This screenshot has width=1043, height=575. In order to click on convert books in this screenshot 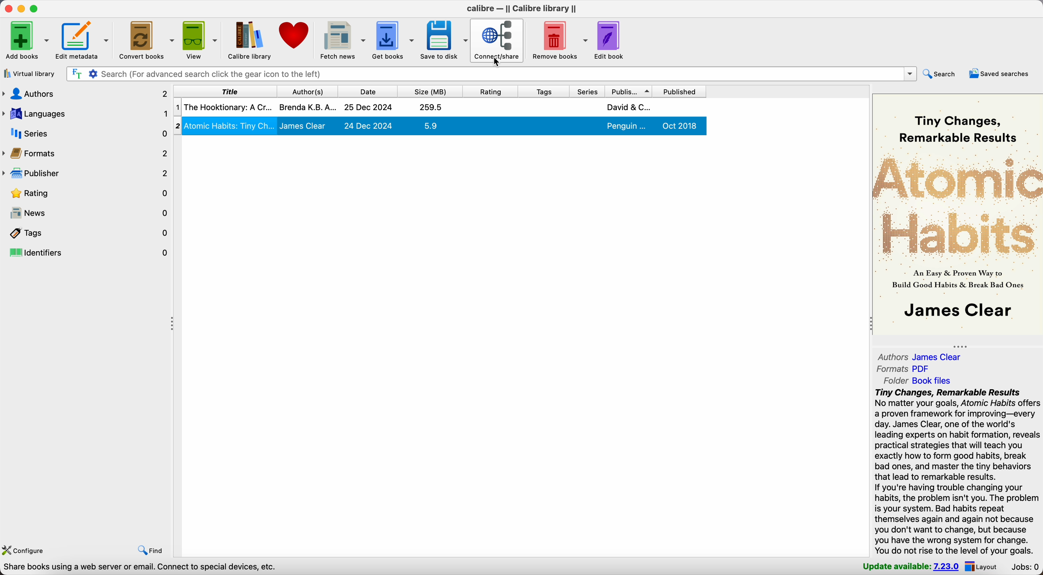, I will do `click(147, 40)`.